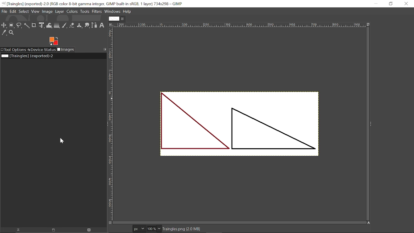  I want to click on Current window, so click(93, 4).